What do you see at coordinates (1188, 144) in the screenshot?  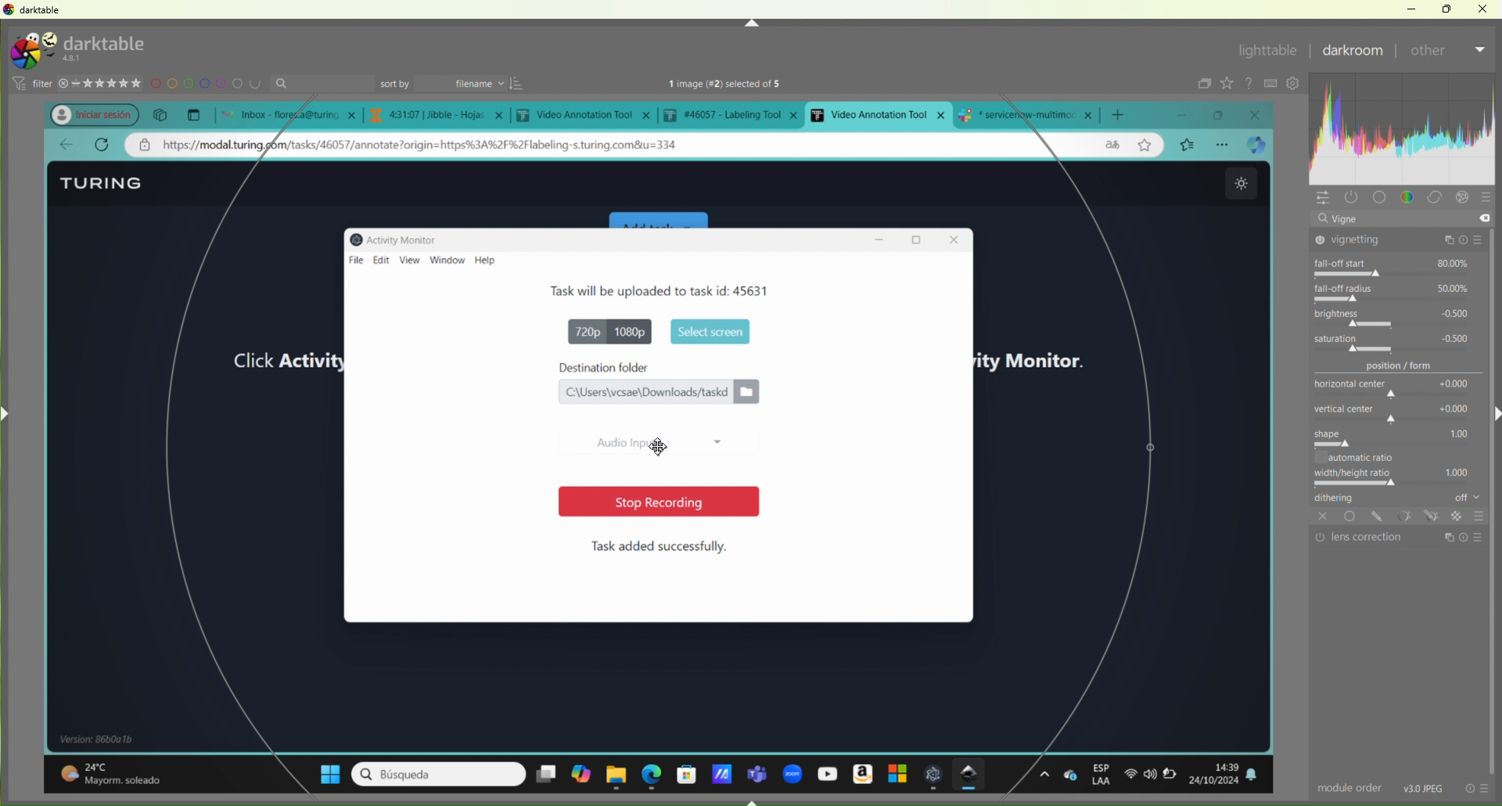 I see `bookmarks` at bounding box center [1188, 144].